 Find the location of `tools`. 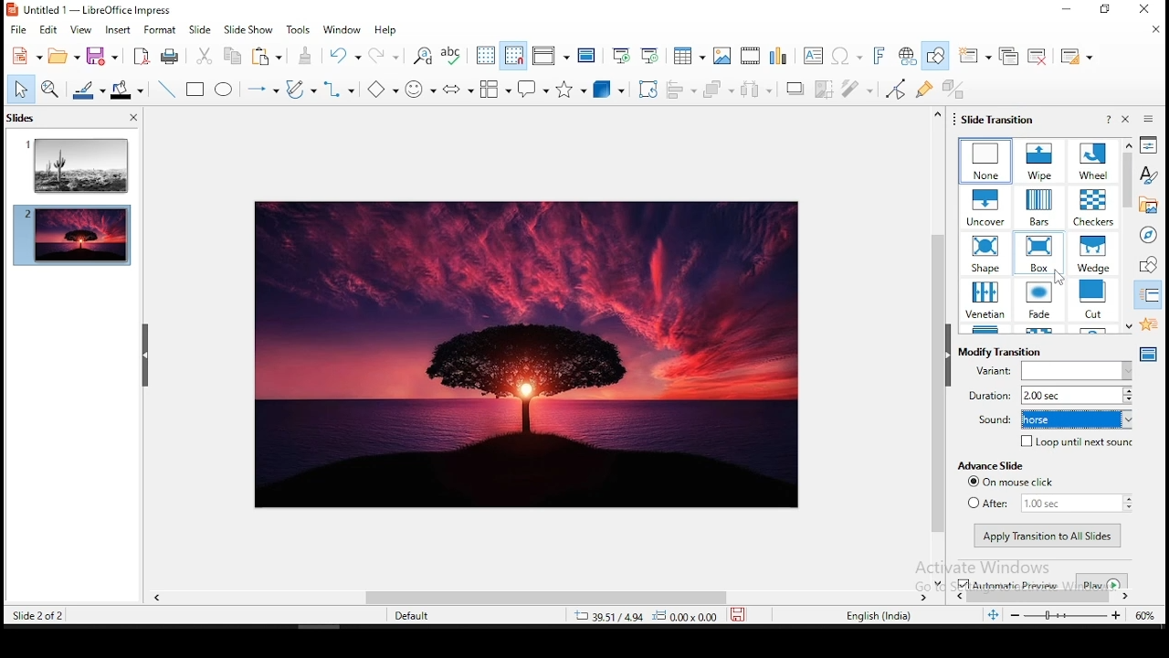

tools is located at coordinates (300, 28).